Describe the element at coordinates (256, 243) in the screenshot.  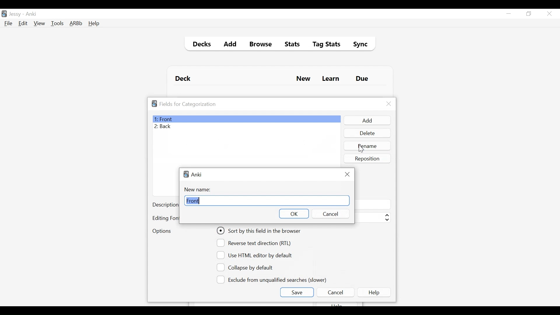
I see `(un)select RTL` at that location.